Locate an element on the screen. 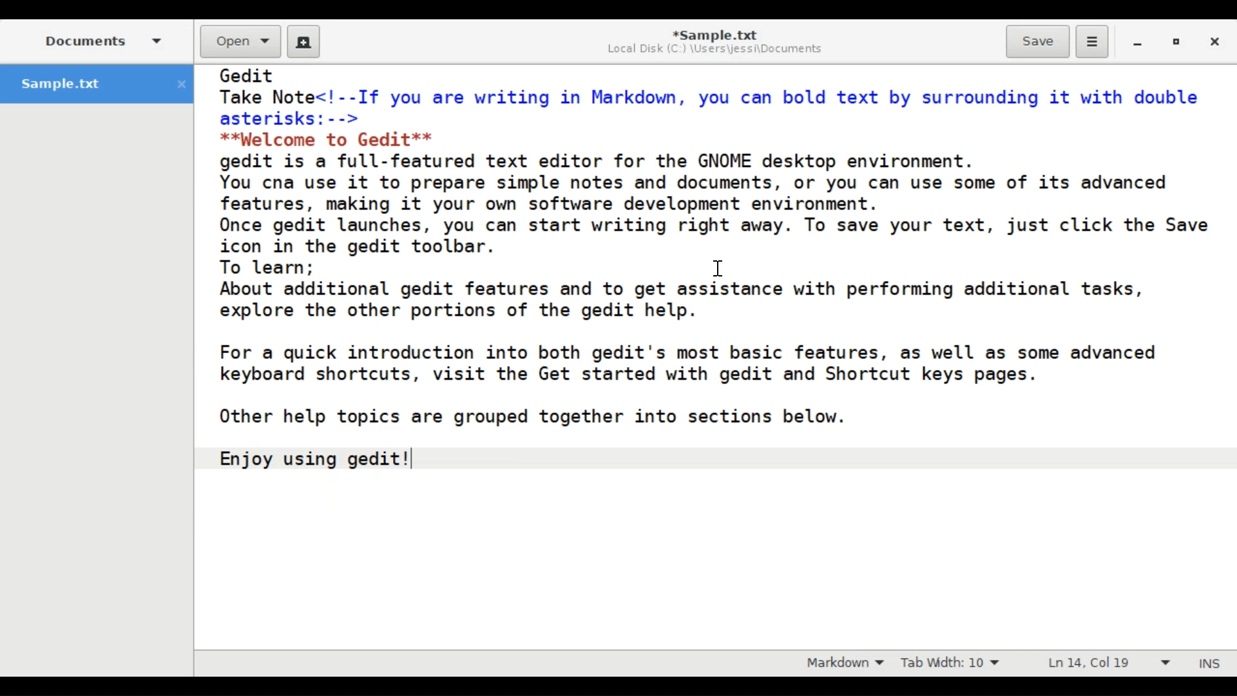  Application menu is located at coordinates (1093, 42).